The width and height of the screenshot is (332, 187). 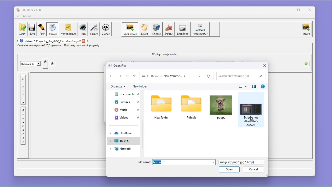 I want to click on refresh, so click(x=210, y=76).